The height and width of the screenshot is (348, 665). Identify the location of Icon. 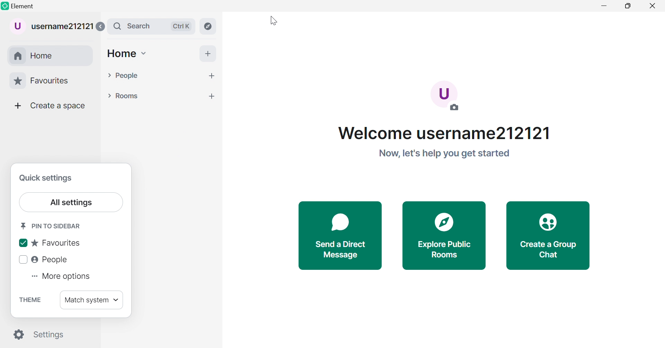
(445, 221).